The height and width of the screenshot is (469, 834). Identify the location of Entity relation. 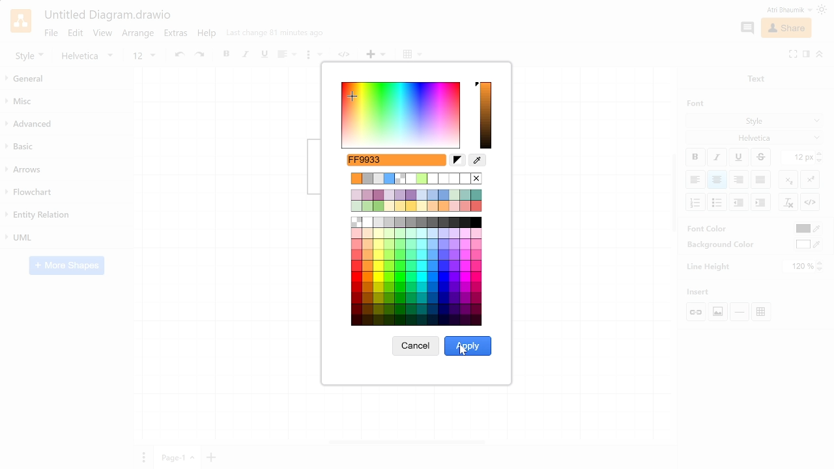
(65, 215).